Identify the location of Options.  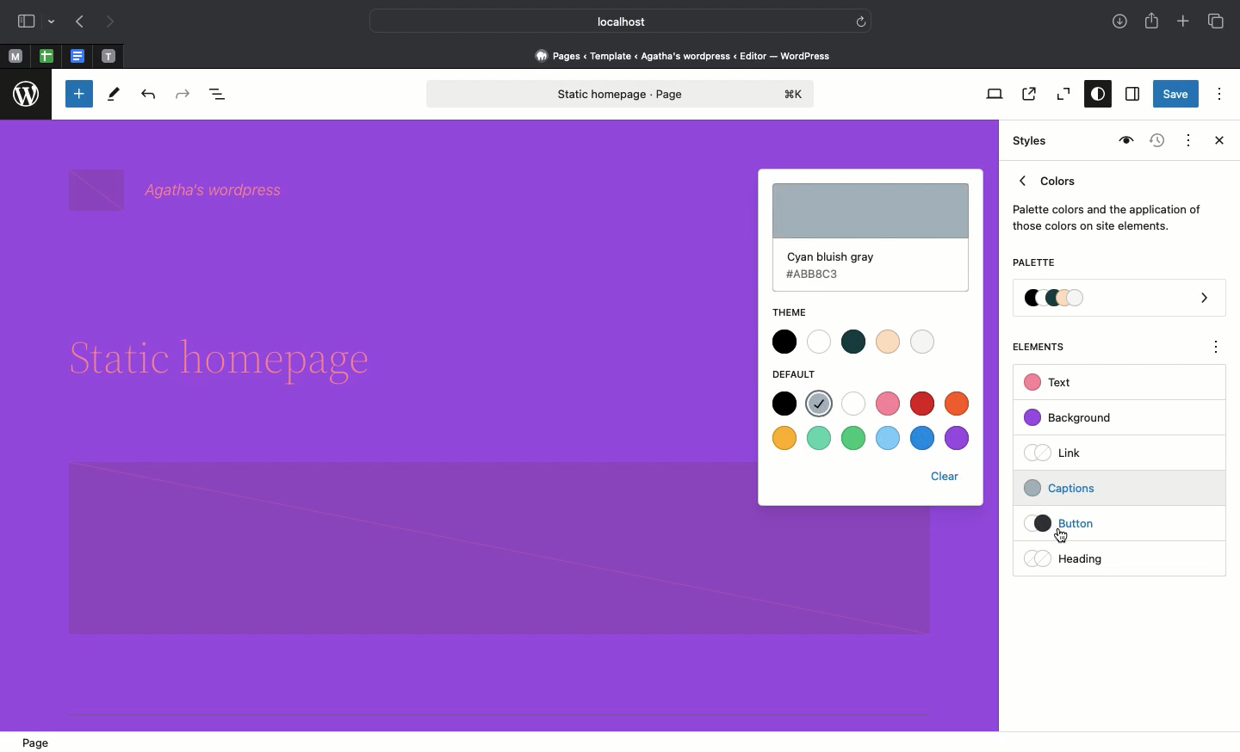
(1219, 93).